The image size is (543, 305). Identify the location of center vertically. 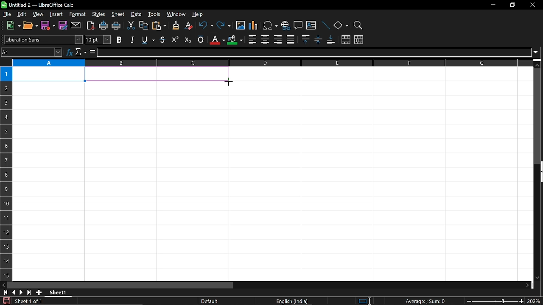
(318, 40).